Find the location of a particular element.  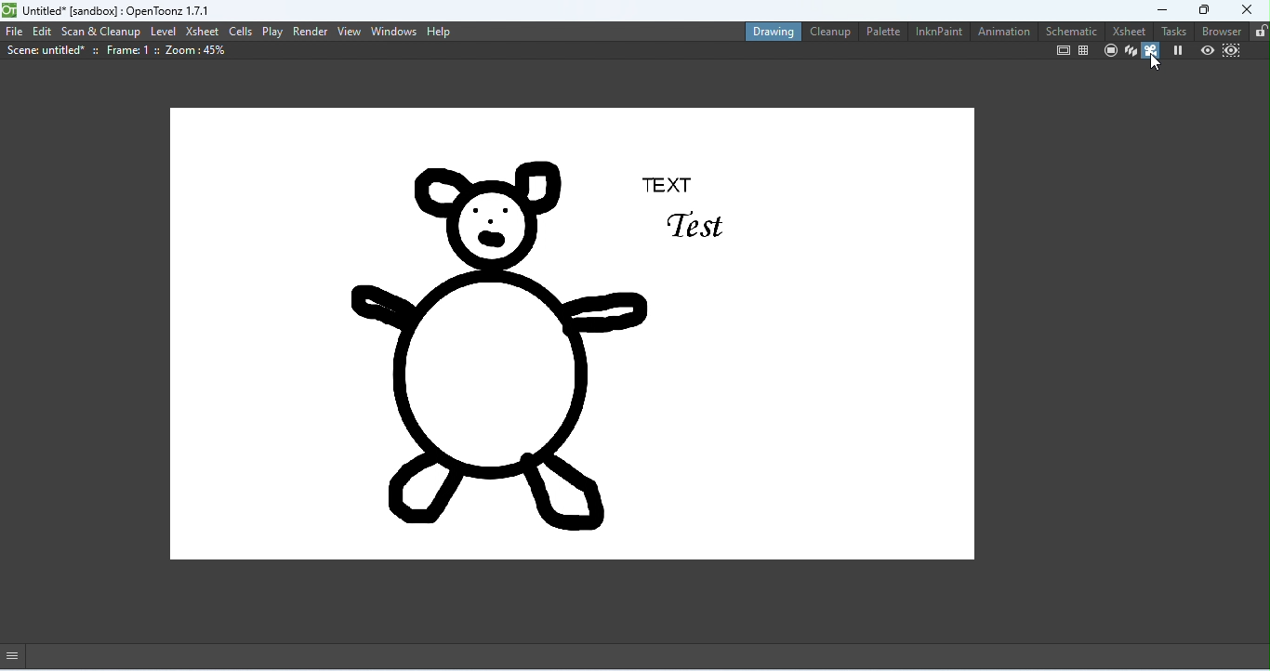

preview is located at coordinates (1206, 50).